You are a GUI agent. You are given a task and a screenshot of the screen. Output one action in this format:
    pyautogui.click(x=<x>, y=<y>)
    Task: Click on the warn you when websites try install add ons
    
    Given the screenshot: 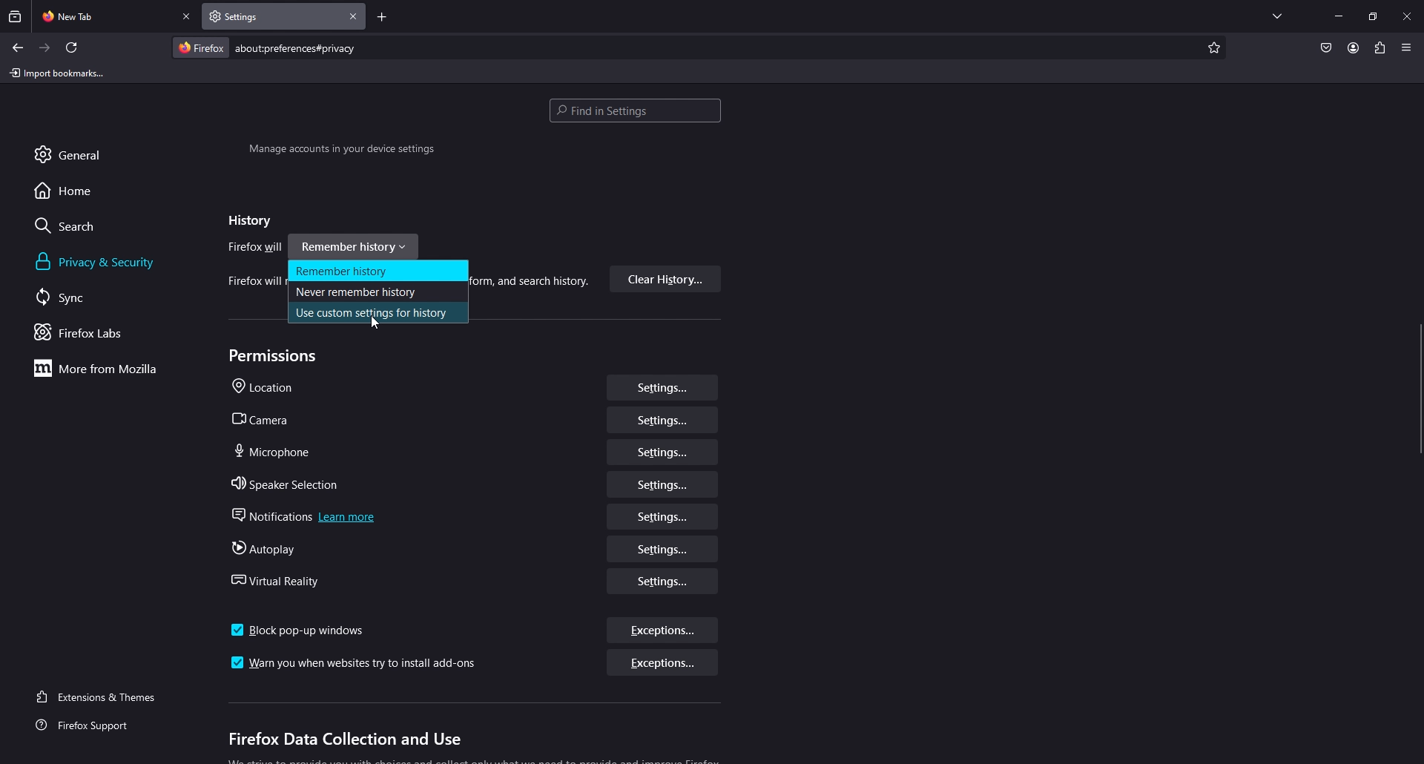 What is the action you would take?
    pyautogui.click(x=357, y=664)
    